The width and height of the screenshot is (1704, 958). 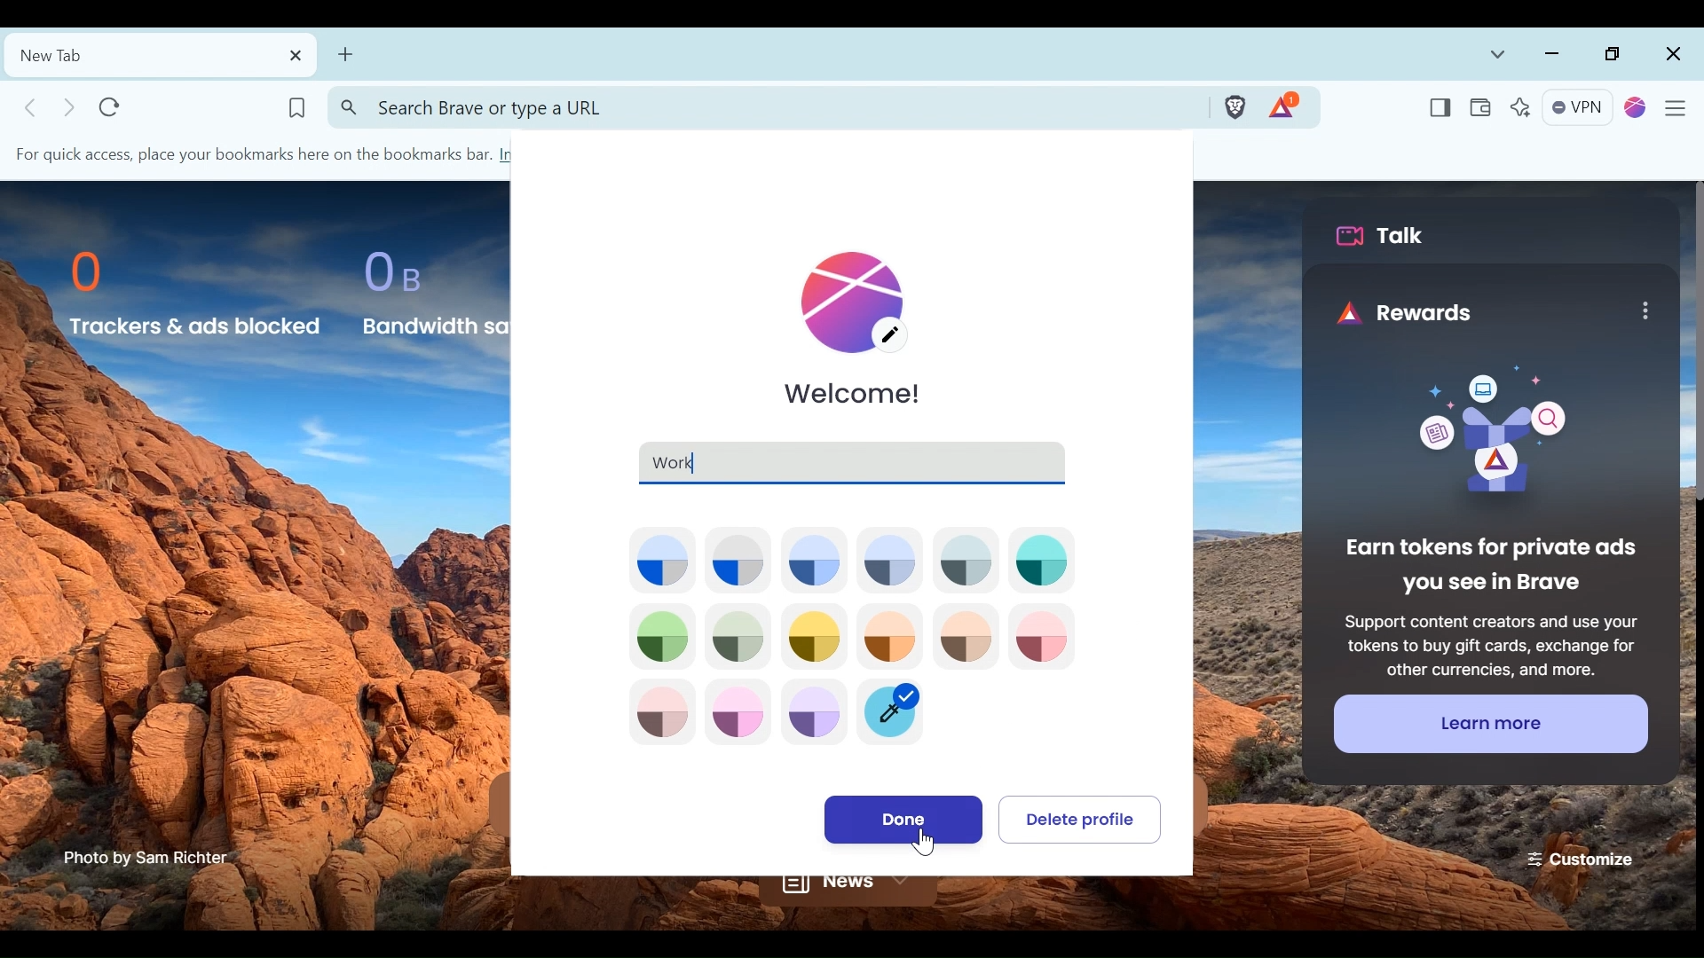 What do you see at coordinates (660, 714) in the screenshot?
I see `Theme` at bounding box center [660, 714].